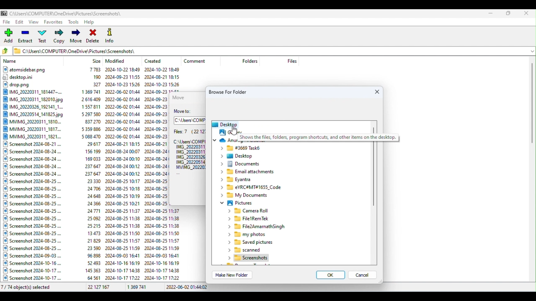  I want to click on Folder, so click(250, 187).